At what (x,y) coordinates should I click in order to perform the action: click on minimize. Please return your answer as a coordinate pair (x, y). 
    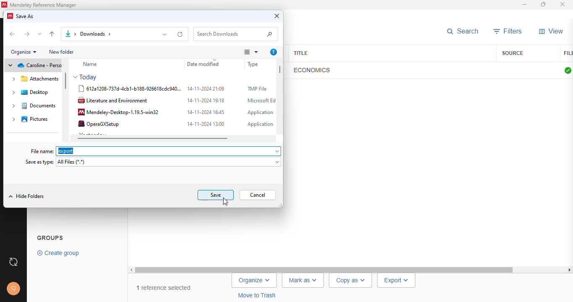
    Looking at the image, I should click on (524, 5).